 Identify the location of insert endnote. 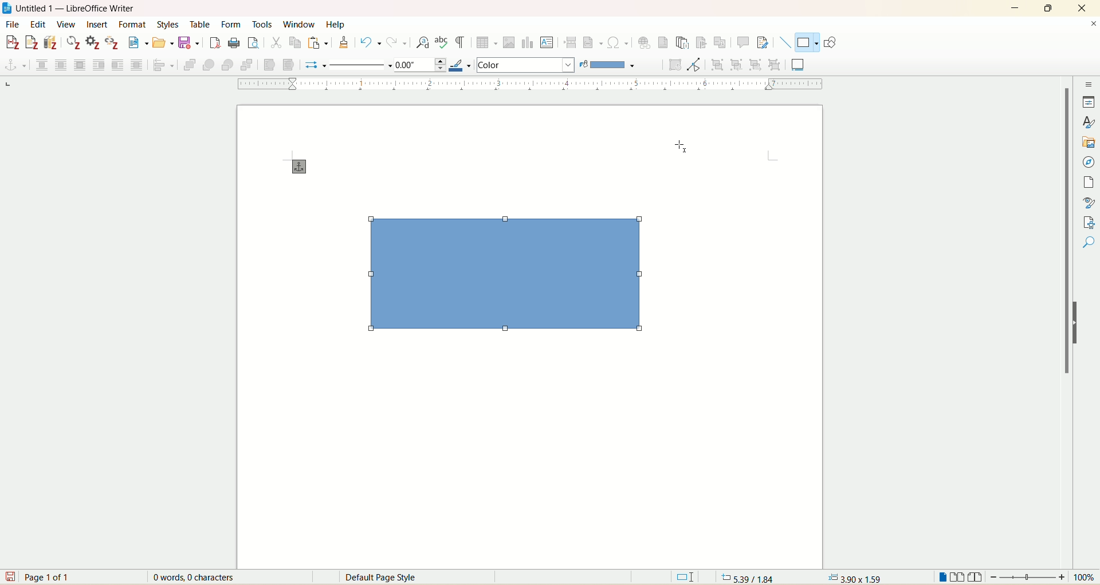
(685, 42).